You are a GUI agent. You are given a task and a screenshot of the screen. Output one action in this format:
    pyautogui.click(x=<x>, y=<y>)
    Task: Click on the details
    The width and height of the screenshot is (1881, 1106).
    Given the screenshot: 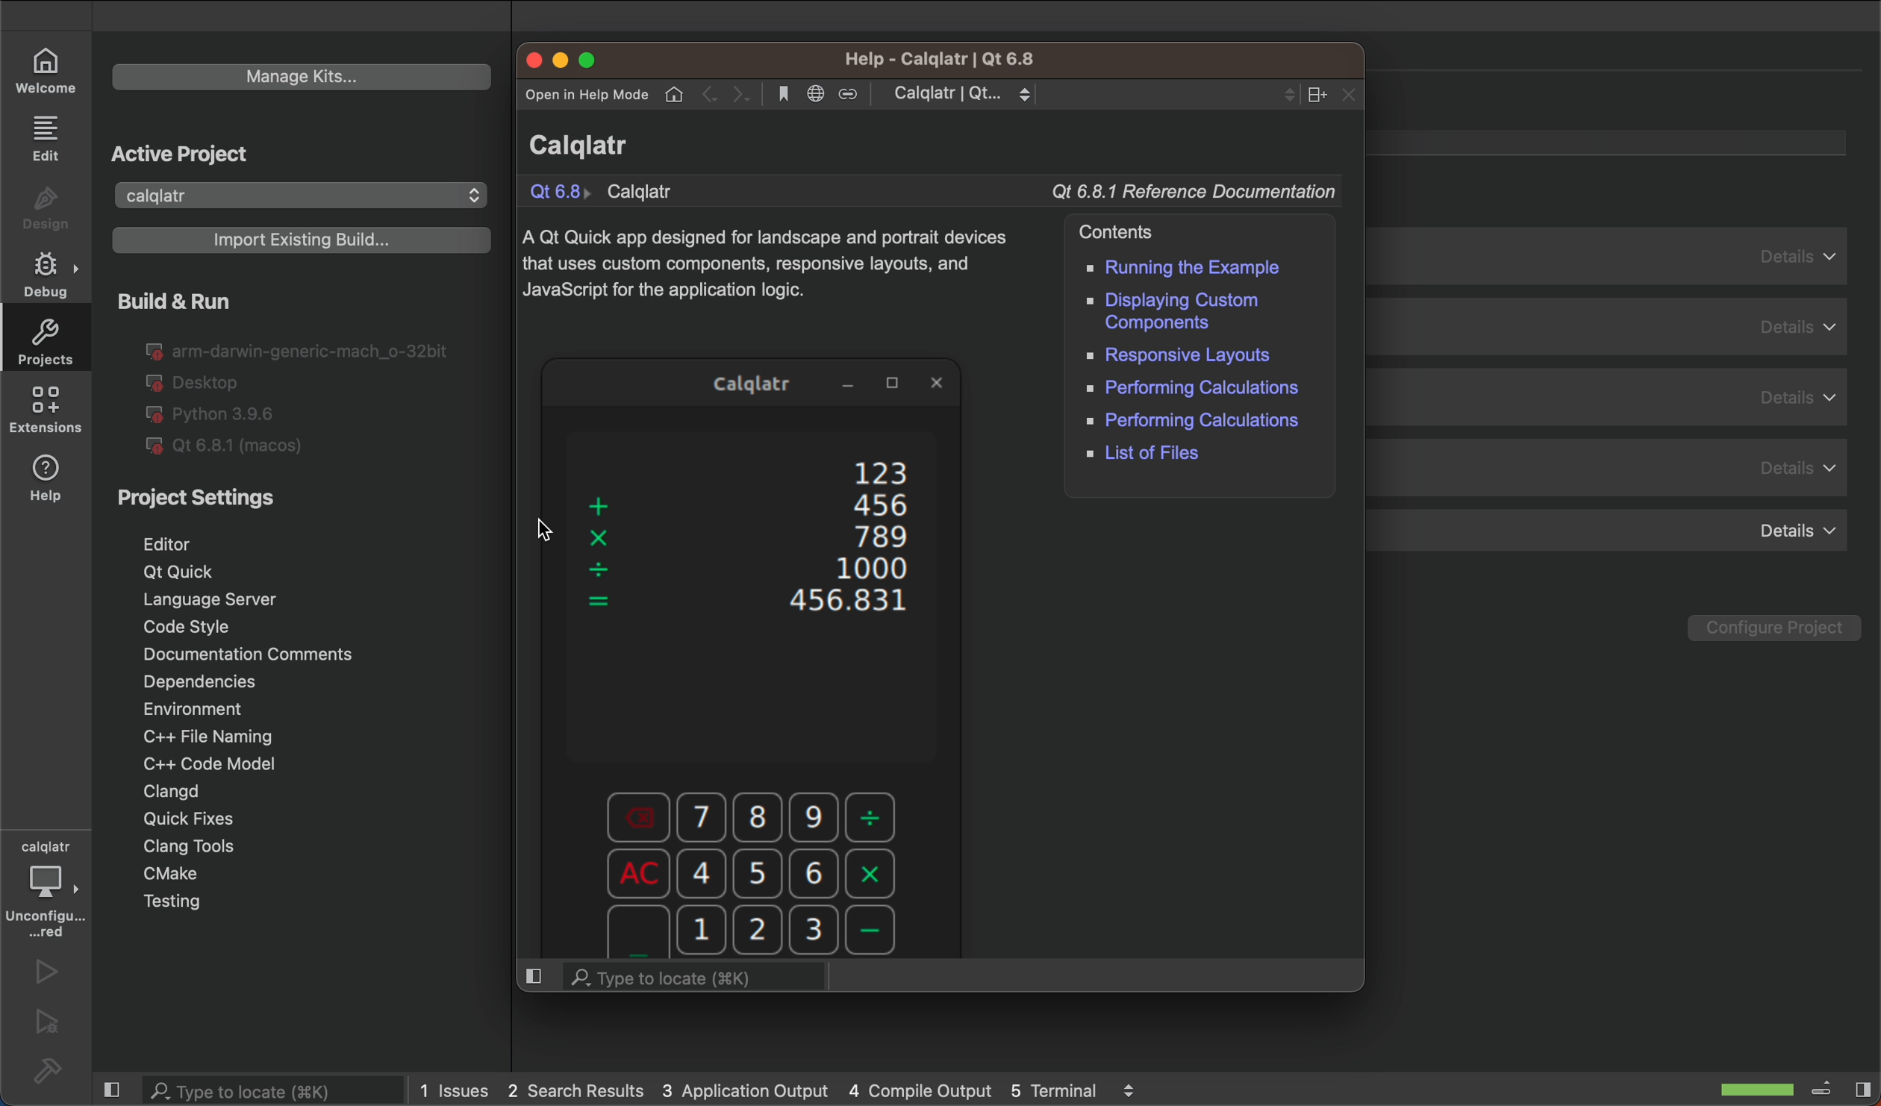 What is the action you would take?
    pyautogui.click(x=1606, y=467)
    